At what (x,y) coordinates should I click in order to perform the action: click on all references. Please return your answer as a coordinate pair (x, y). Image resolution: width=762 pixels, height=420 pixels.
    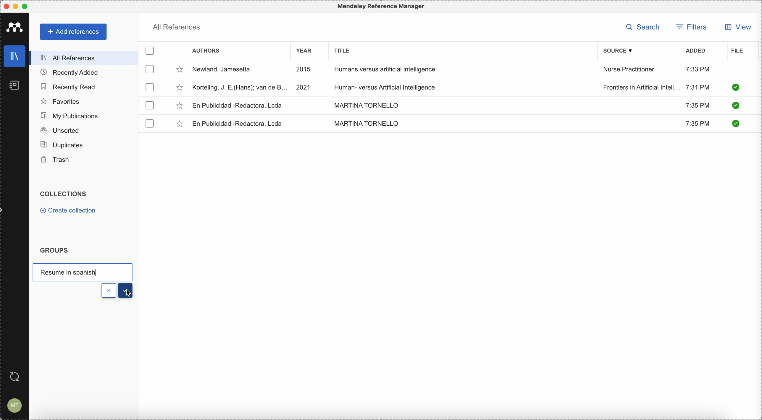
    Looking at the image, I should click on (176, 28).